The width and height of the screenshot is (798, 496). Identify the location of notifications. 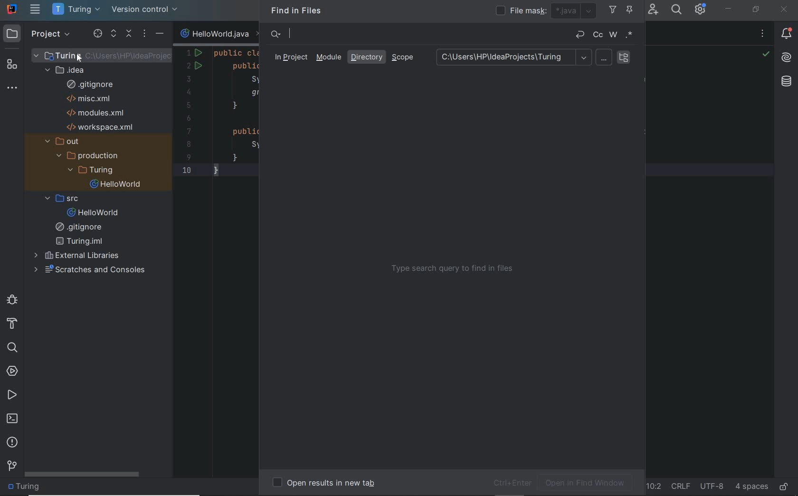
(786, 33).